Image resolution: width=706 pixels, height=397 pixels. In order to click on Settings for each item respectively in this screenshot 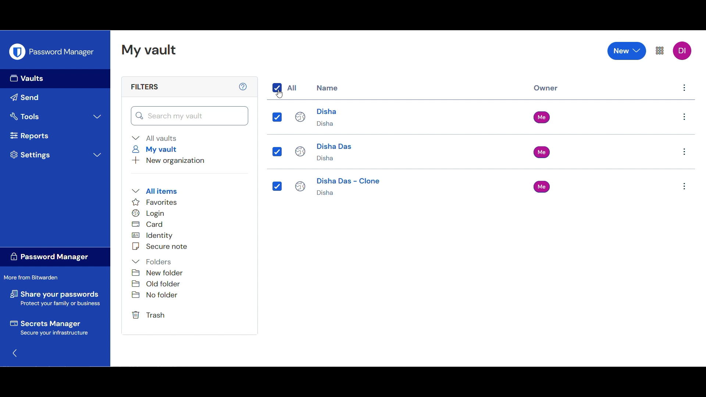, I will do `click(685, 116)`.